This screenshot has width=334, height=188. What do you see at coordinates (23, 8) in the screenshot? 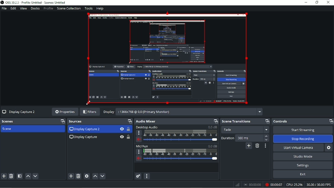
I see `View` at bounding box center [23, 8].